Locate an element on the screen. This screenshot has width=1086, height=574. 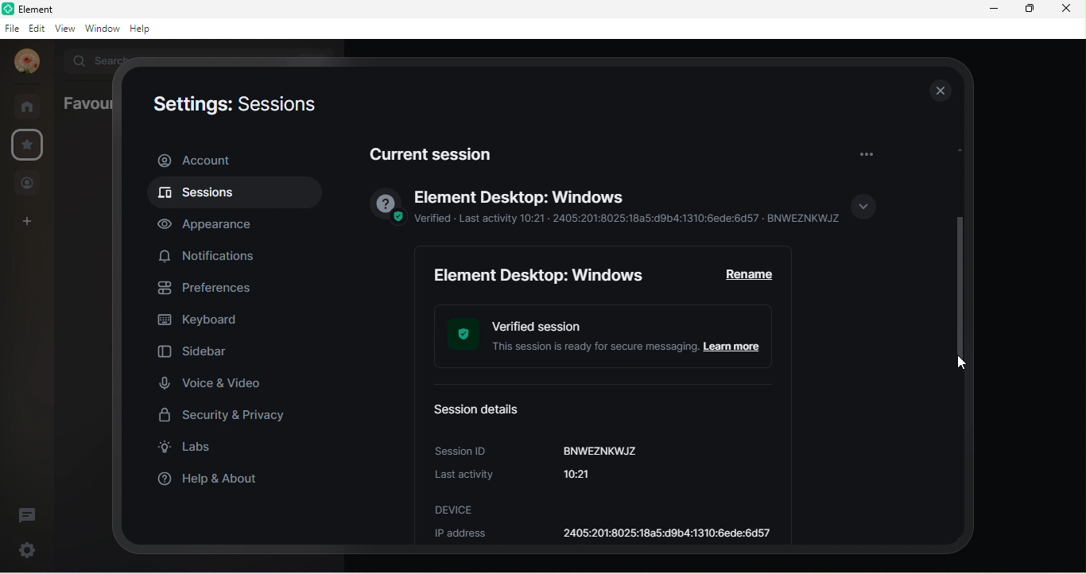
close is located at coordinates (1065, 9).